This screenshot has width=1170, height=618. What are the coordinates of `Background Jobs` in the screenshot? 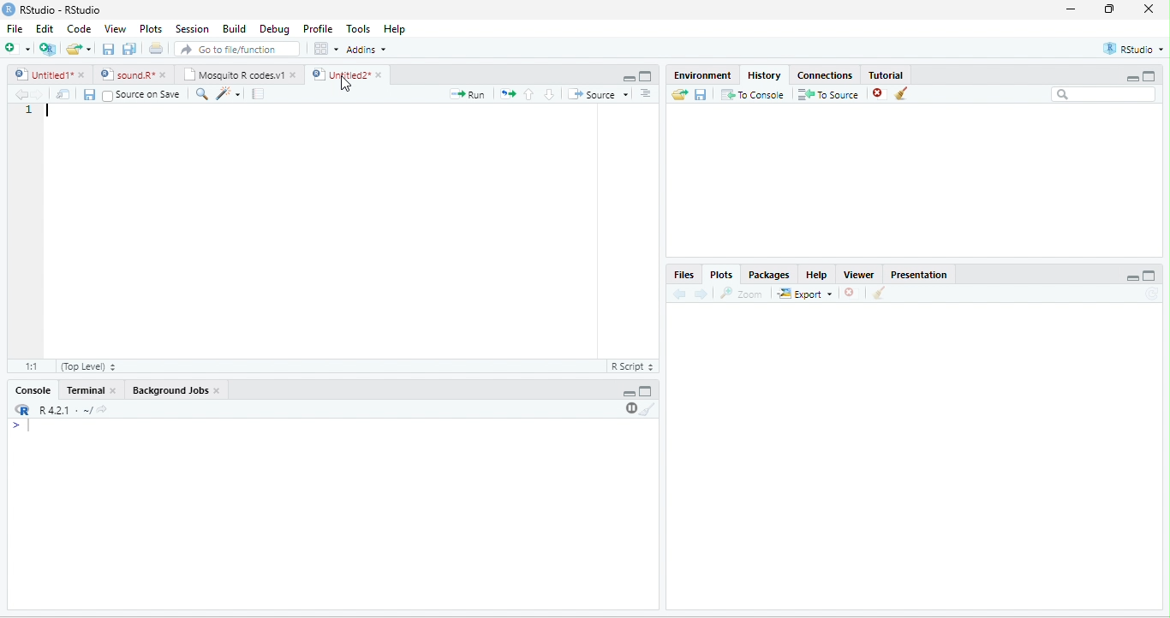 It's located at (169, 390).